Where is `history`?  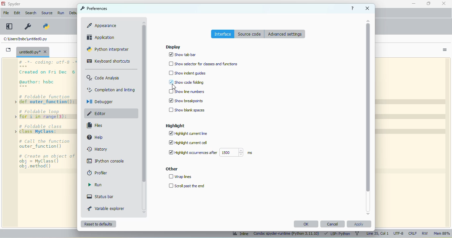 history is located at coordinates (97, 149).